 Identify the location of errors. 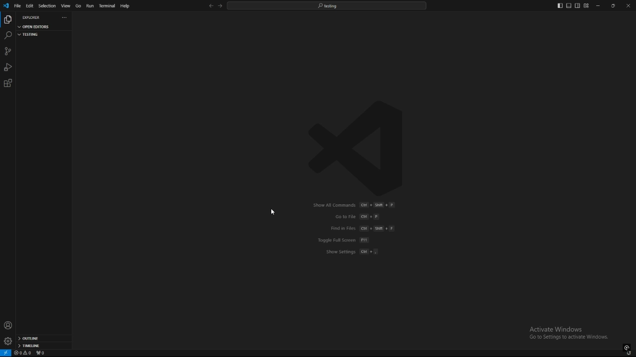
(23, 353).